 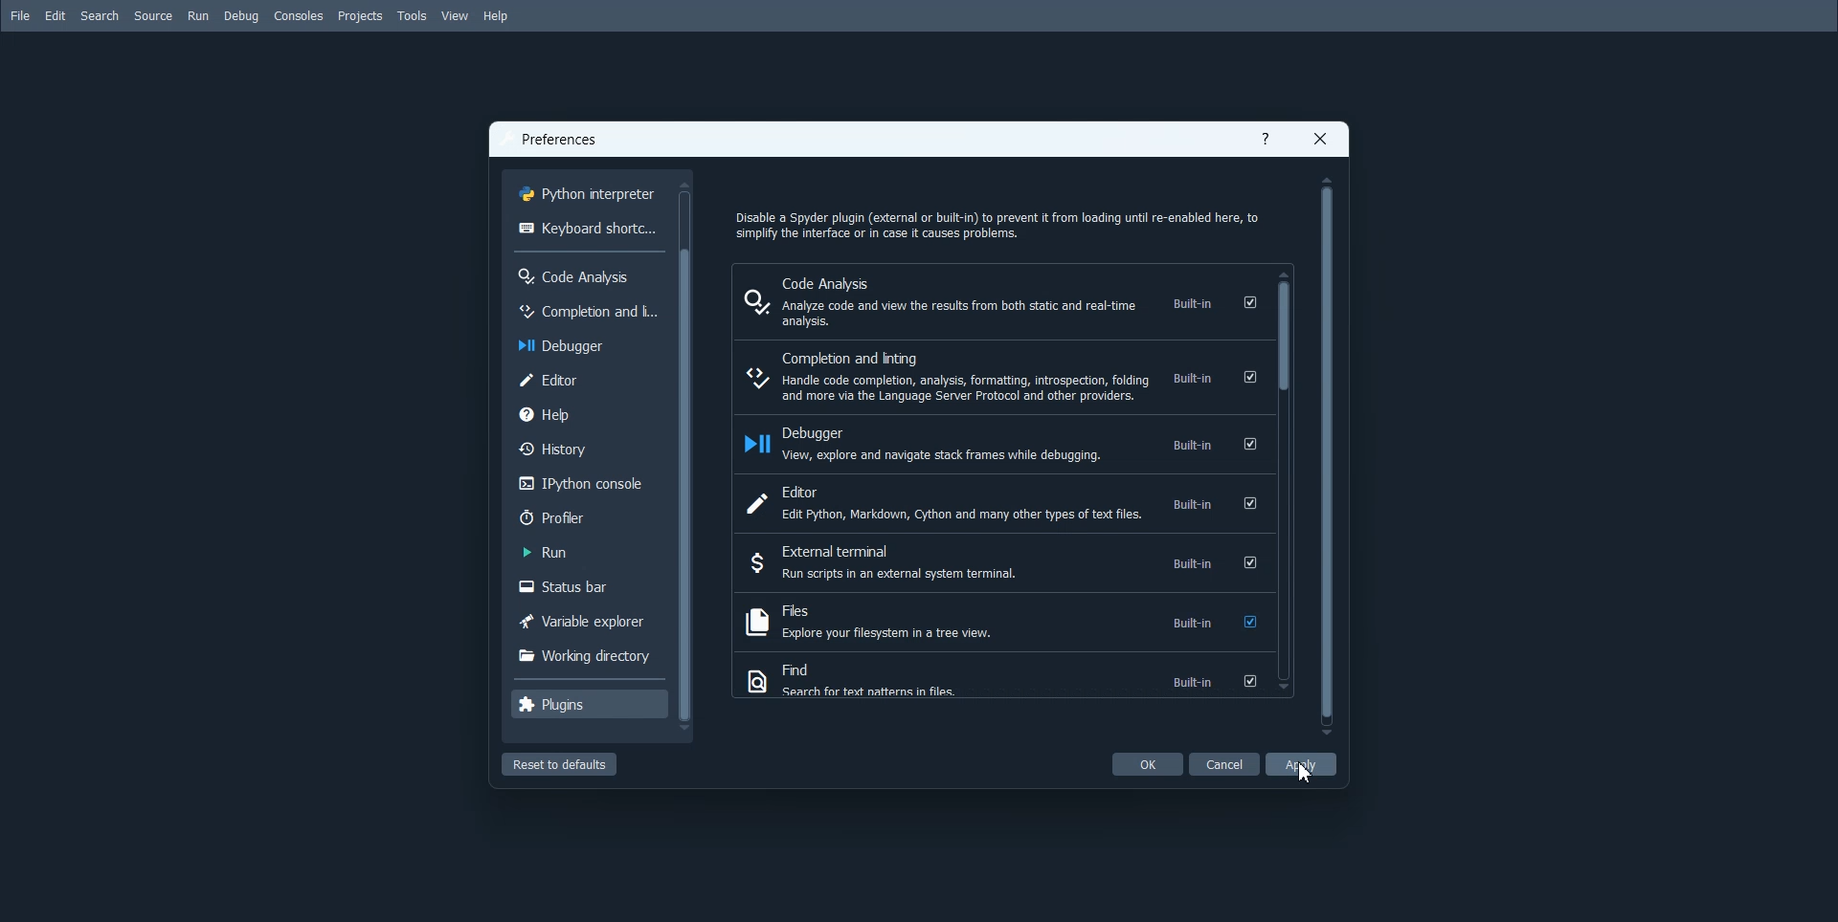 I want to click on OK, so click(x=1147, y=764).